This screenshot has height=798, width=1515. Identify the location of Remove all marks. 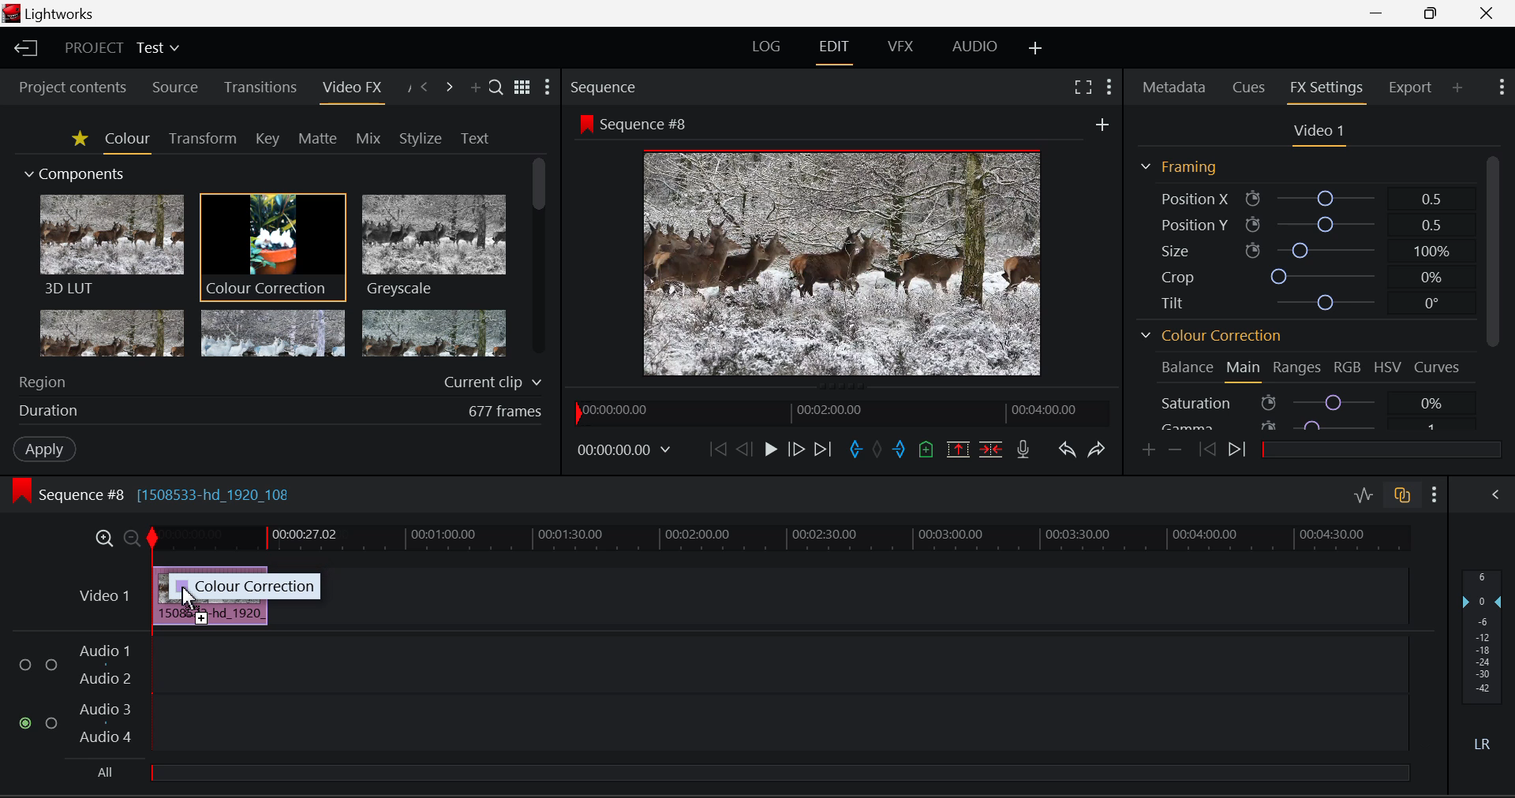
(877, 449).